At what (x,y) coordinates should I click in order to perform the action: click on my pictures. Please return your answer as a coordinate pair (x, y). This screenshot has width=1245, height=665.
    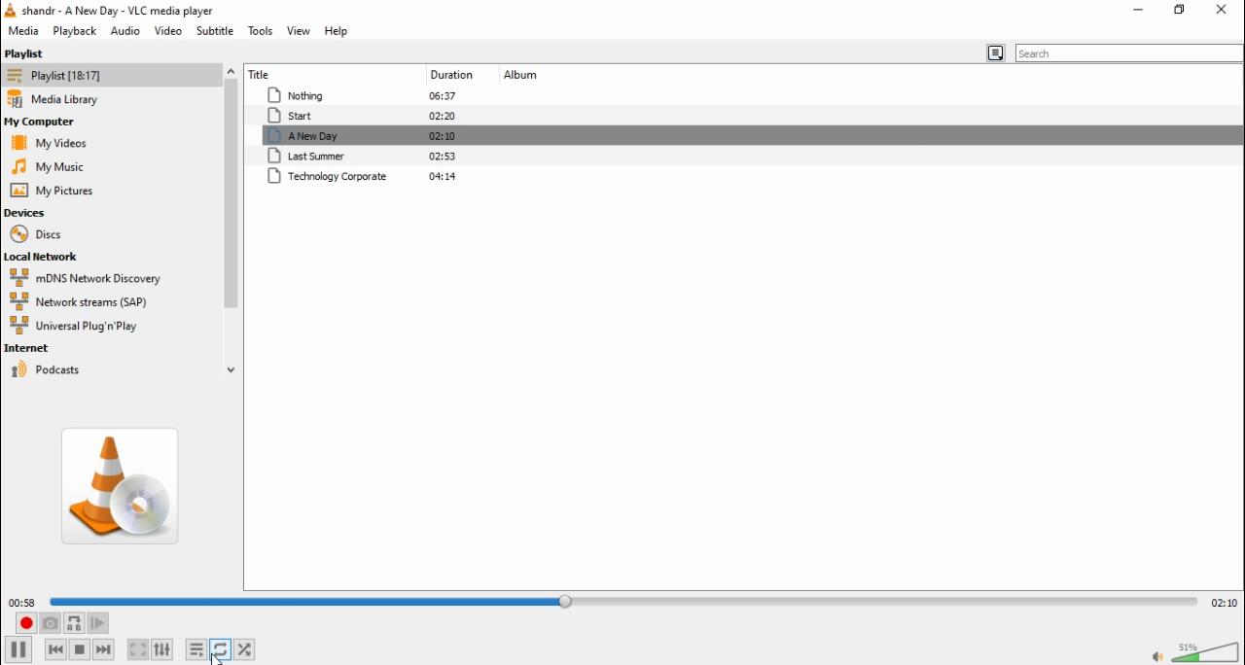
    Looking at the image, I should click on (53, 191).